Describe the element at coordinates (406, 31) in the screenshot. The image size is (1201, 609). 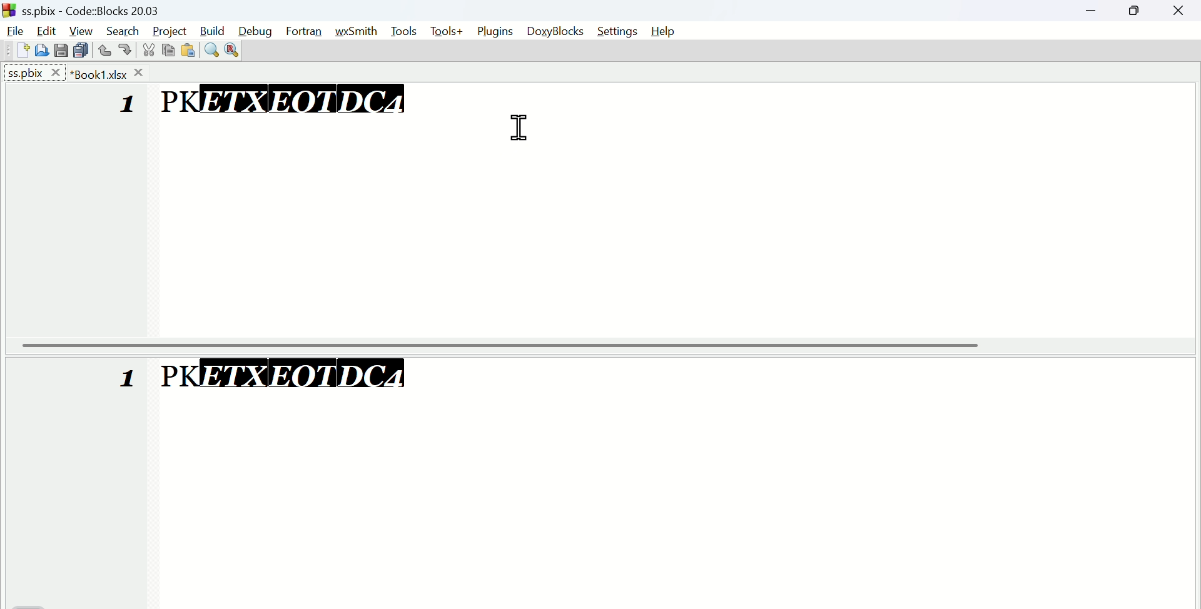
I see `` at that location.